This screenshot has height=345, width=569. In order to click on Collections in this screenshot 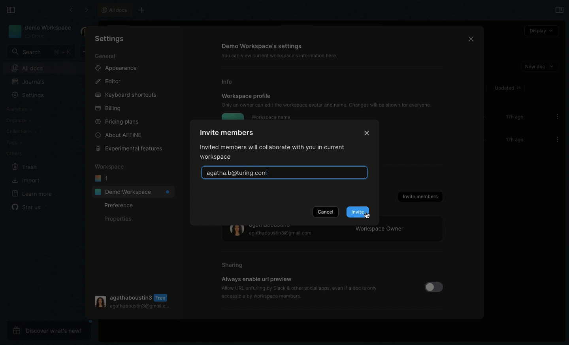, I will do `click(21, 131)`.